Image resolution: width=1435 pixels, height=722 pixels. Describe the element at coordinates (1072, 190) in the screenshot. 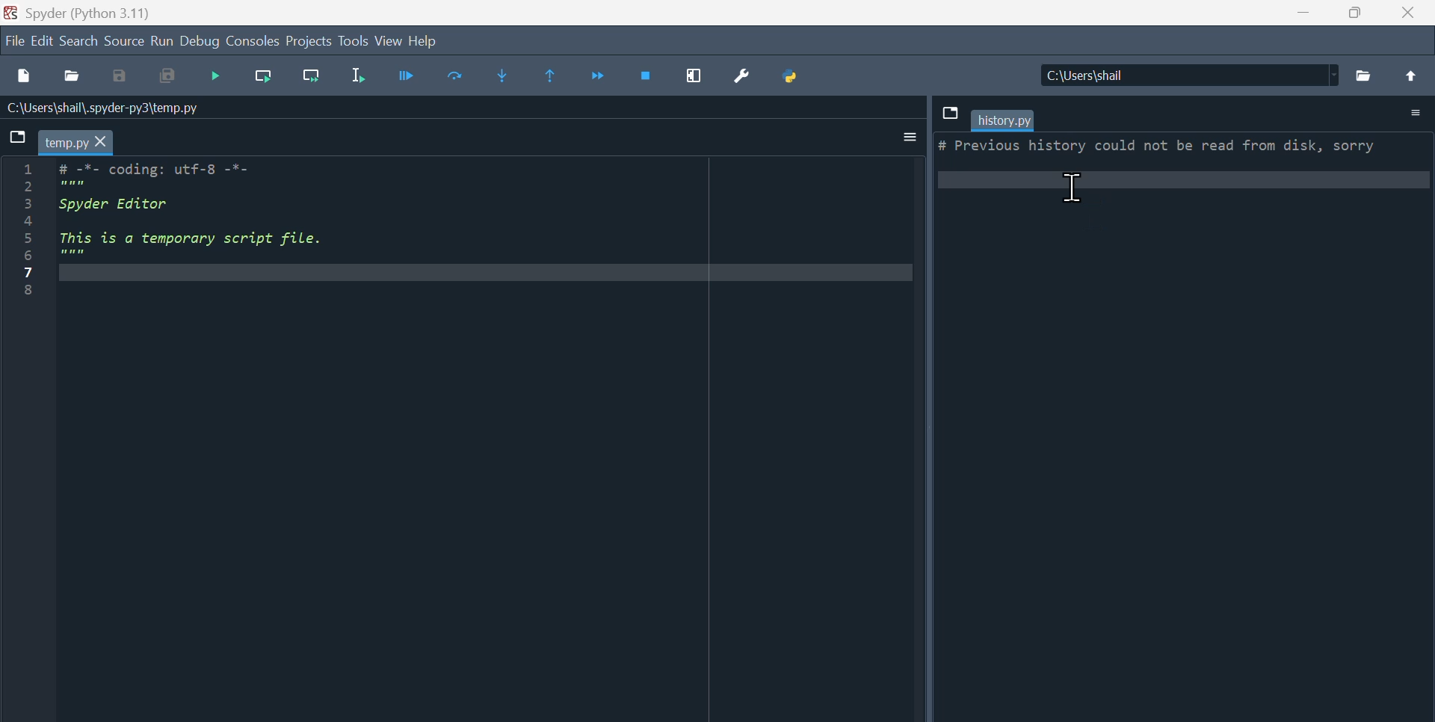

I see `Cursor` at that location.